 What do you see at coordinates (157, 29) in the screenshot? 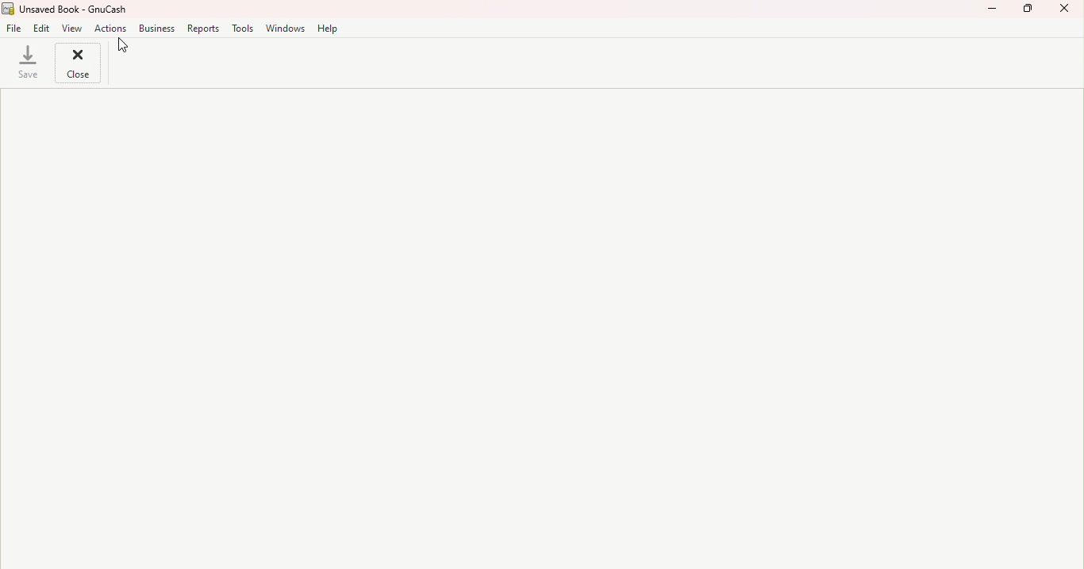
I see `Business` at bounding box center [157, 29].